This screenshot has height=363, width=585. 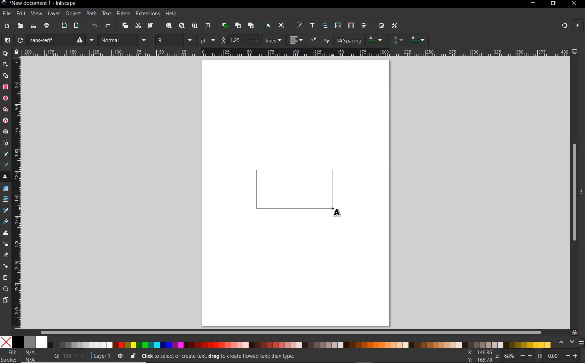 What do you see at coordinates (225, 24) in the screenshot?
I see `duplicate` at bounding box center [225, 24].